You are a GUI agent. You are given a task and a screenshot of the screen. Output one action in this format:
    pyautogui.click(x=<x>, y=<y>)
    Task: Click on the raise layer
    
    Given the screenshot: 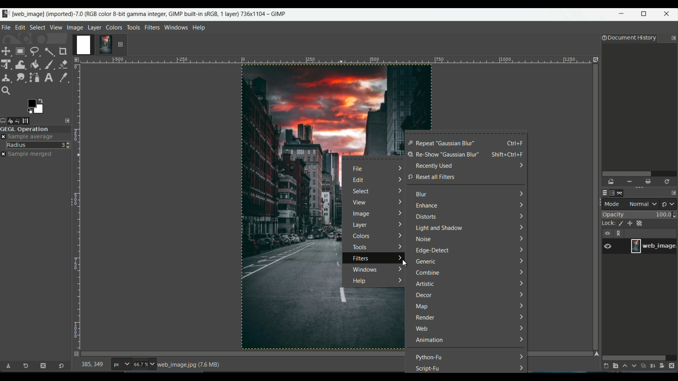 What is the action you would take?
    pyautogui.click(x=624, y=367)
    